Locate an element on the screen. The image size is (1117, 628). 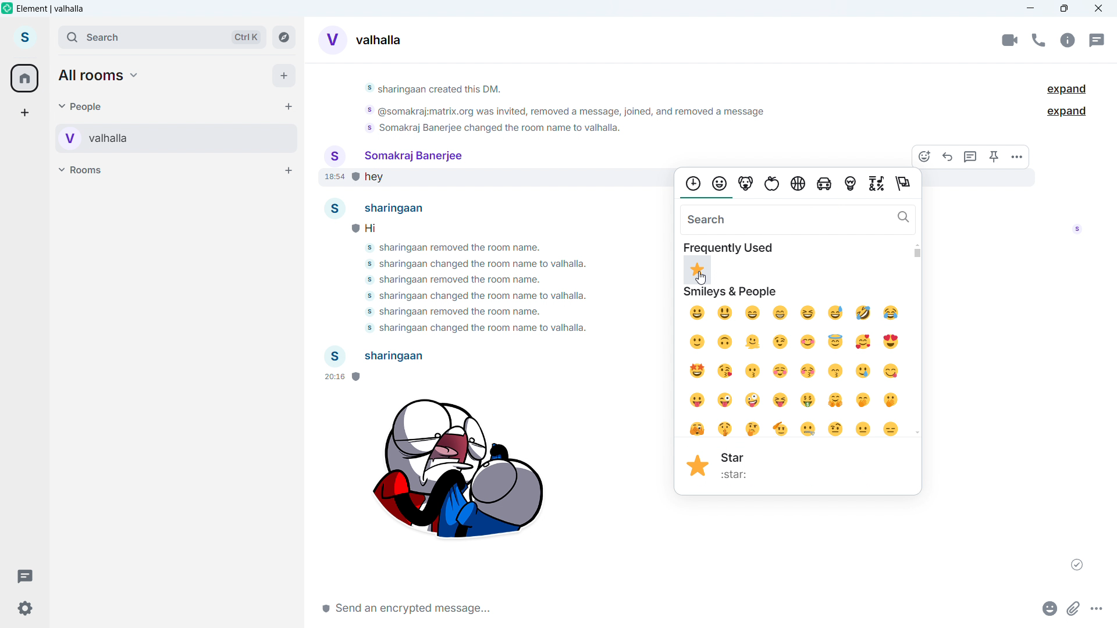
Threads  is located at coordinates (1095, 40).